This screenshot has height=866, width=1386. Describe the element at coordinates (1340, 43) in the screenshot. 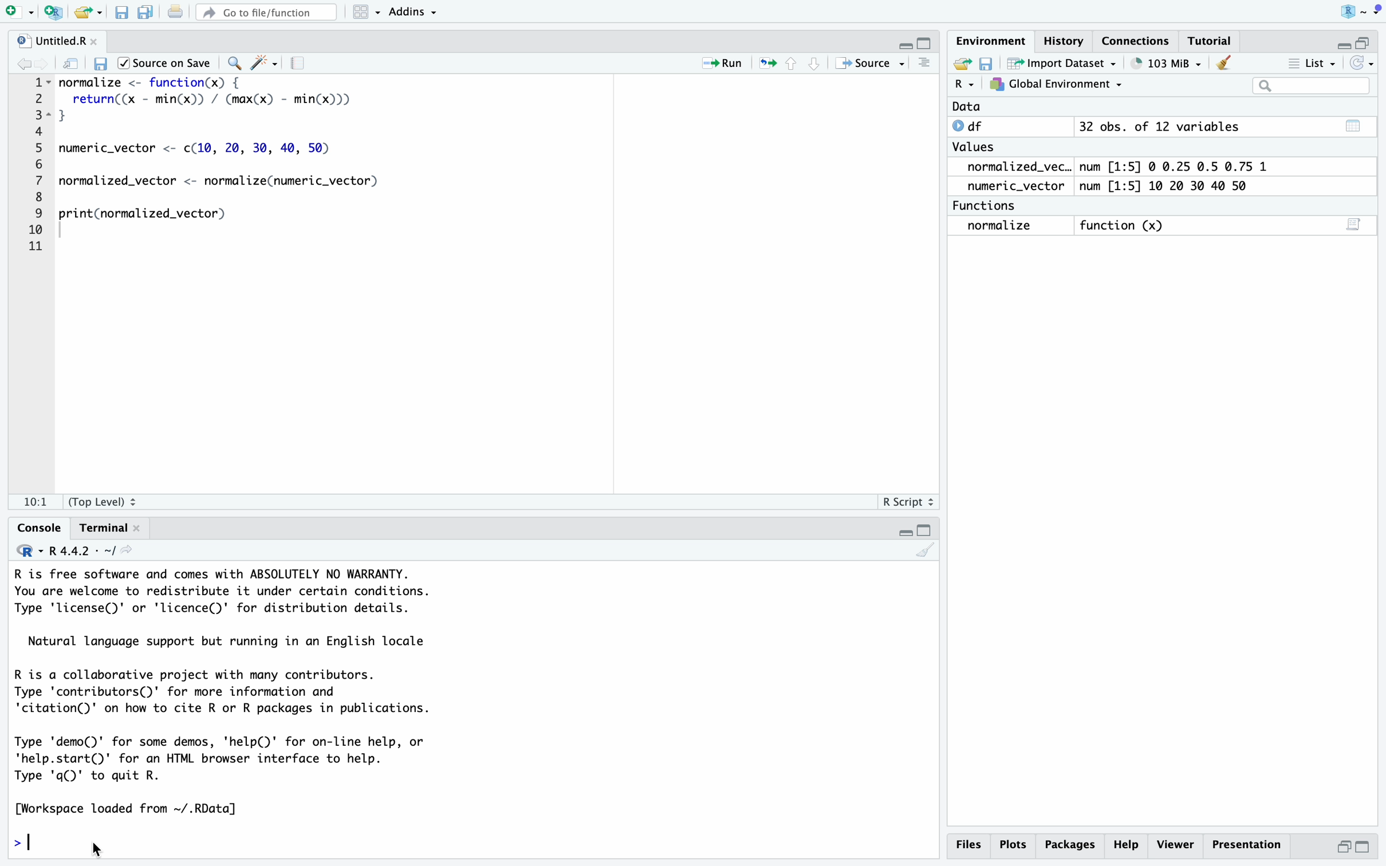

I see `minimize` at that location.